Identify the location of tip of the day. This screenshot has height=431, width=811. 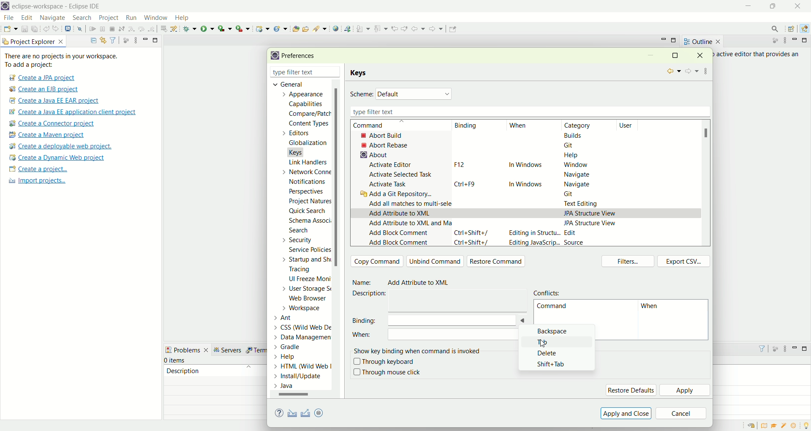
(806, 425).